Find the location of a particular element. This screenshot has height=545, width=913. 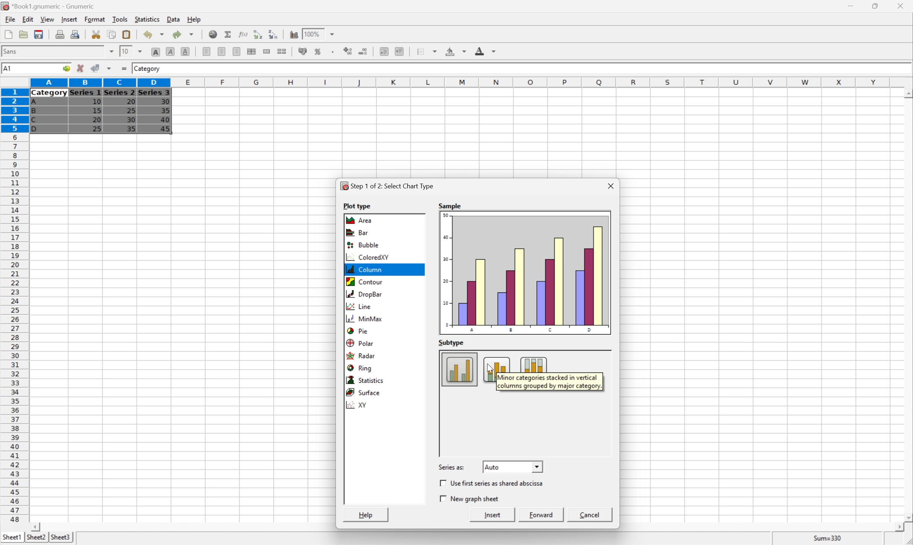

Column names is located at coordinates (462, 83).